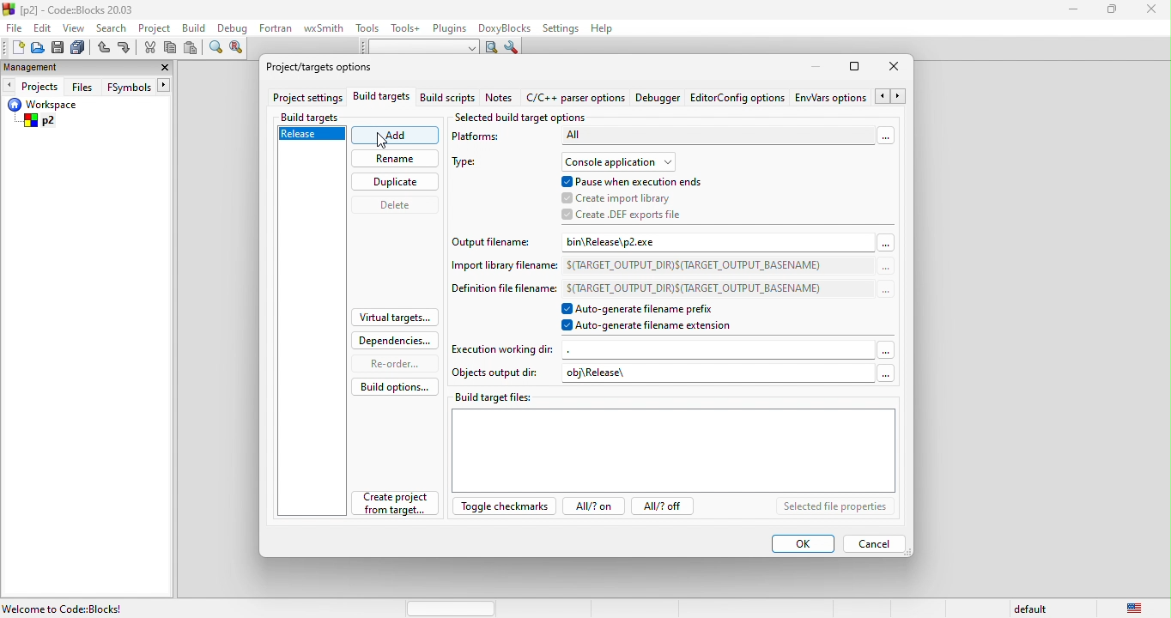 Image resolution: width=1171 pixels, height=618 pixels. What do you see at coordinates (671, 443) in the screenshot?
I see `build target file` at bounding box center [671, 443].